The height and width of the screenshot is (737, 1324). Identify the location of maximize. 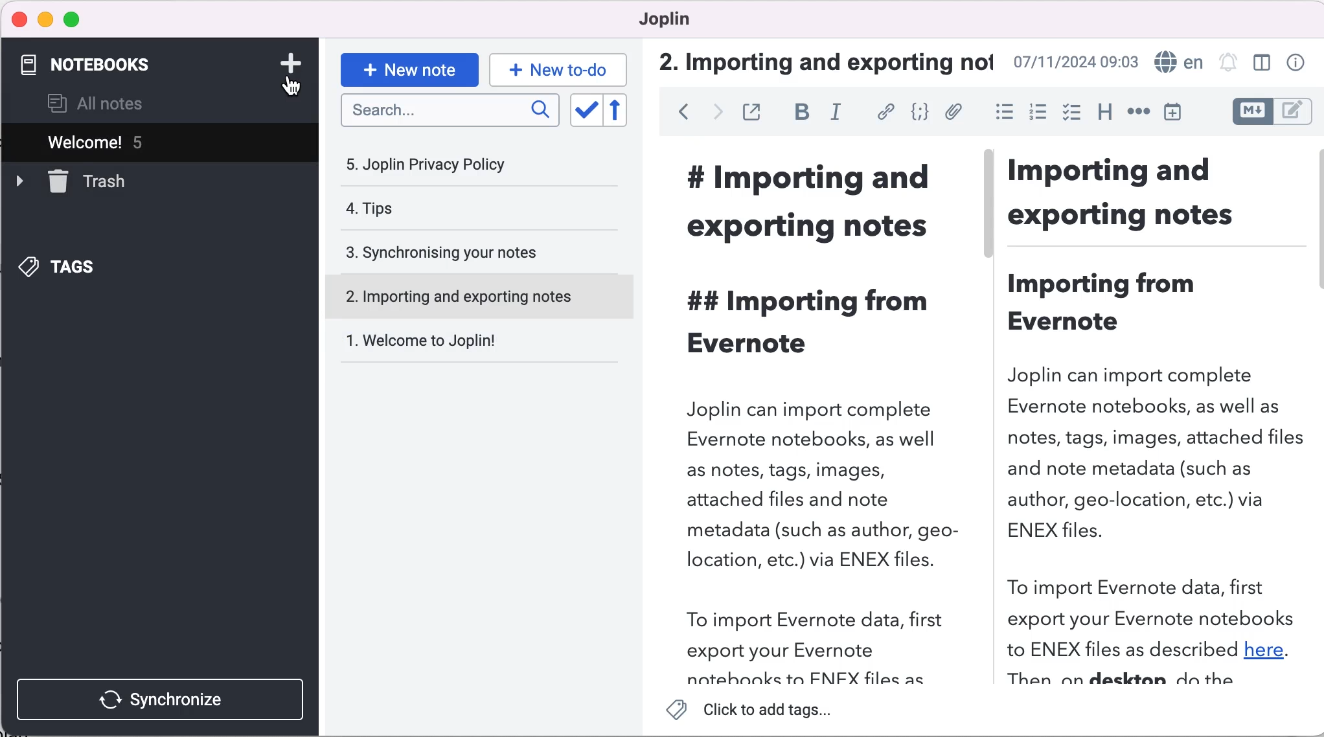
(74, 20).